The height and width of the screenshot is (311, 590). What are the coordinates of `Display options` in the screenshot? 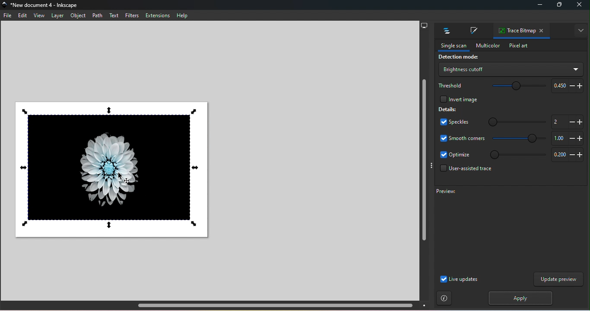 It's located at (424, 25).